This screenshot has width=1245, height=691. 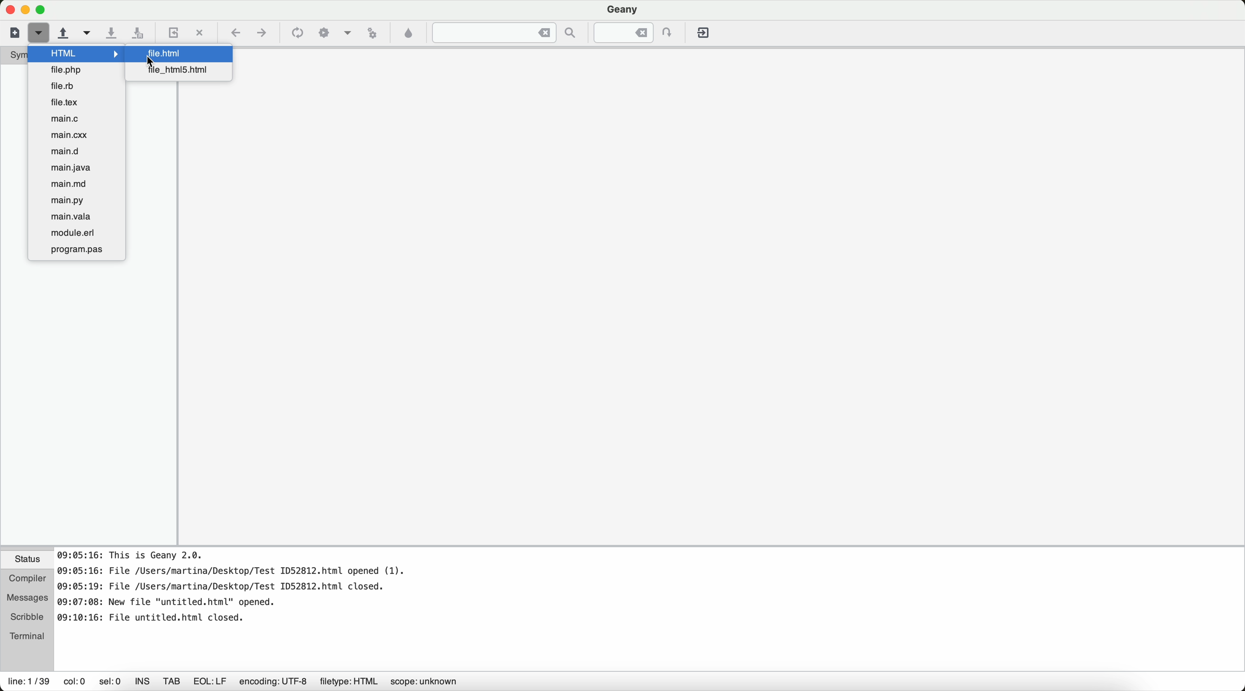 What do you see at coordinates (623, 9) in the screenshot?
I see `Geany` at bounding box center [623, 9].